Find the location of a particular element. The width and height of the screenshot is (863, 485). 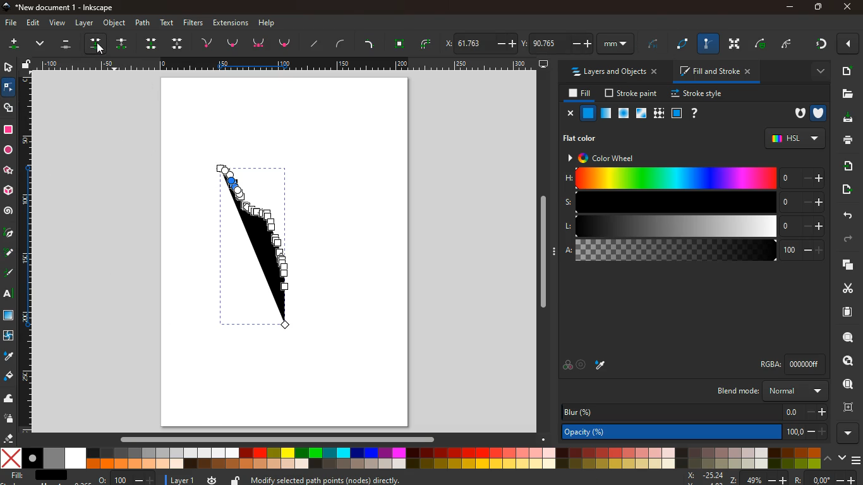

more is located at coordinates (850, 433).